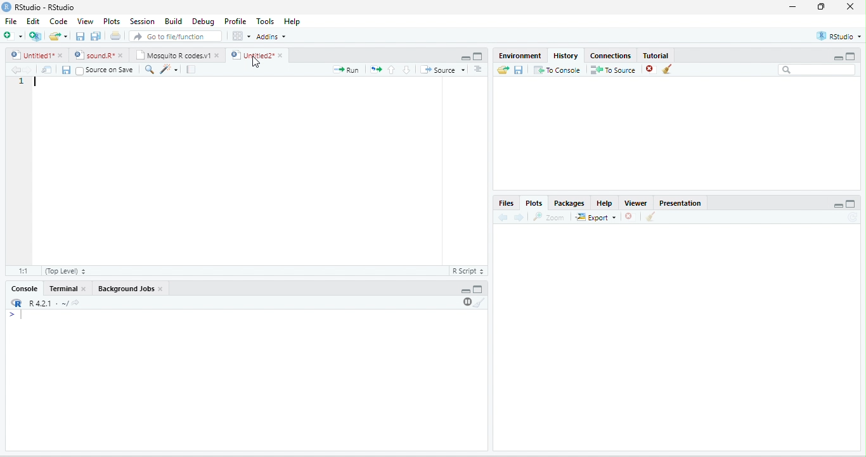 This screenshot has height=457, width=866. I want to click on R Script, so click(467, 271).